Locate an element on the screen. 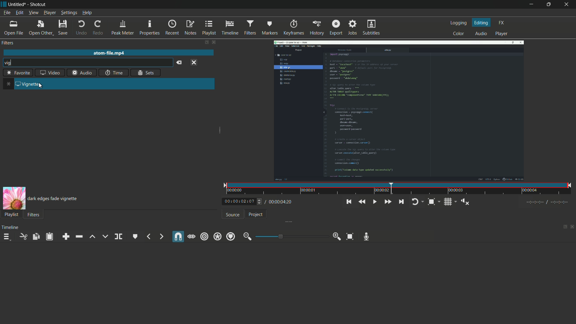 This screenshot has width=576, height=324. zoom in is located at coordinates (337, 236).